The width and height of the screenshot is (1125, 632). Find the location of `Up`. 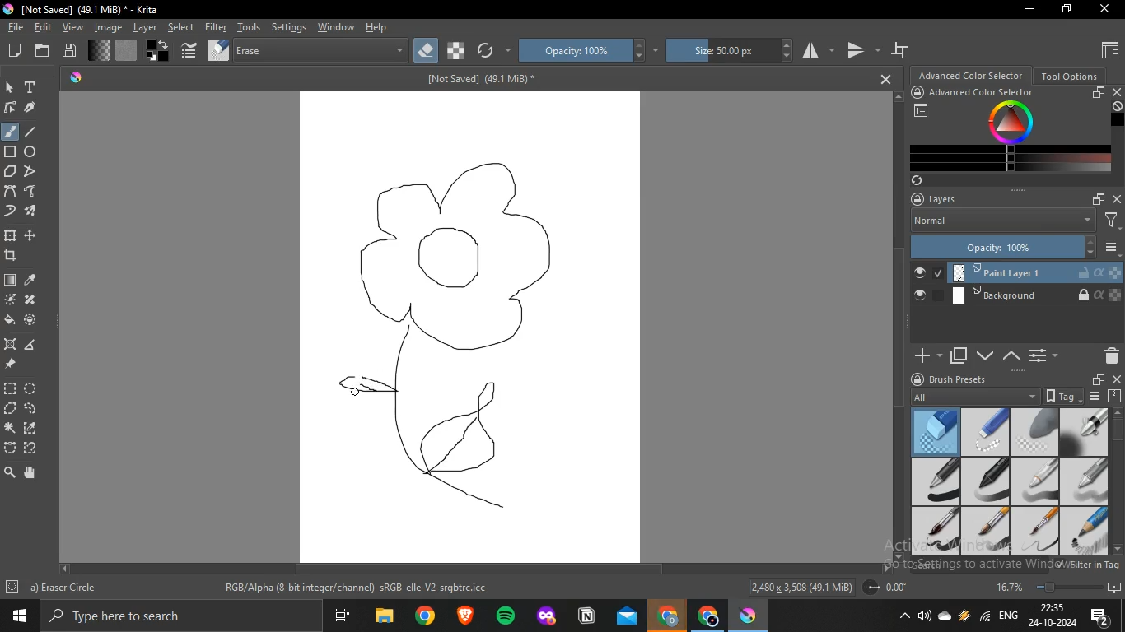

Up is located at coordinates (1118, 410).